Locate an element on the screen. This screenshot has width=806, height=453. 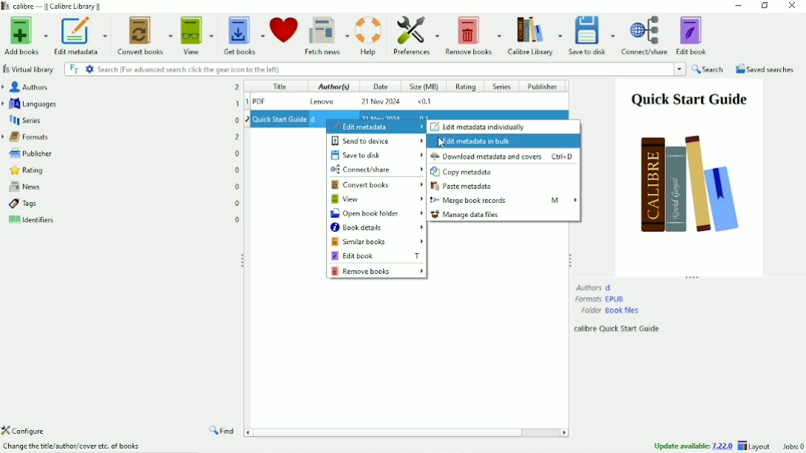
Book preview is located at coordinates (689, 176).